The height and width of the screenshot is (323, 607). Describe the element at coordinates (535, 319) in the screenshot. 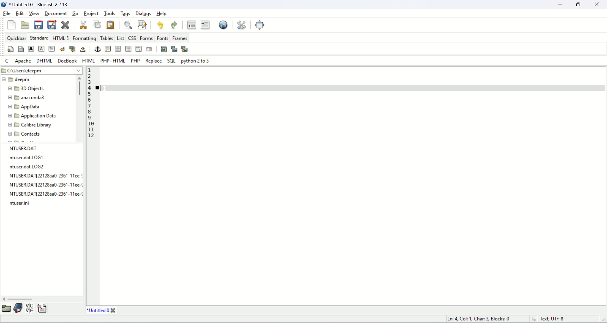

I see `I` at that location.